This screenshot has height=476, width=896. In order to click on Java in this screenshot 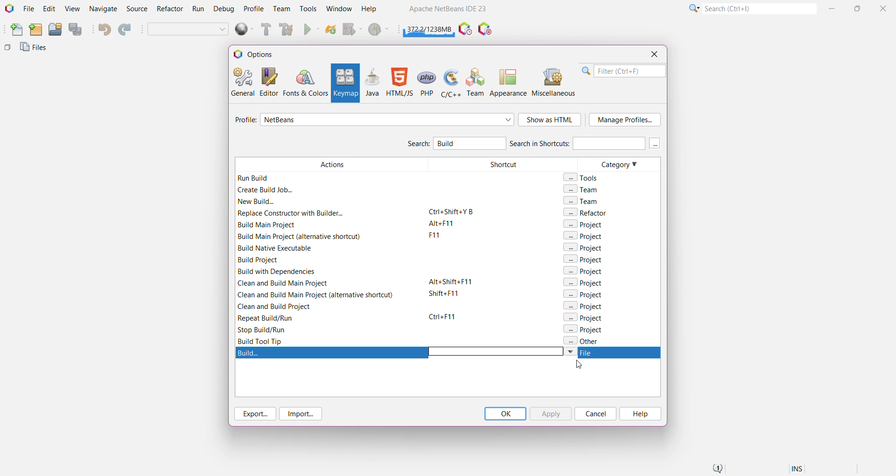, I will do `click(372, 82)`.